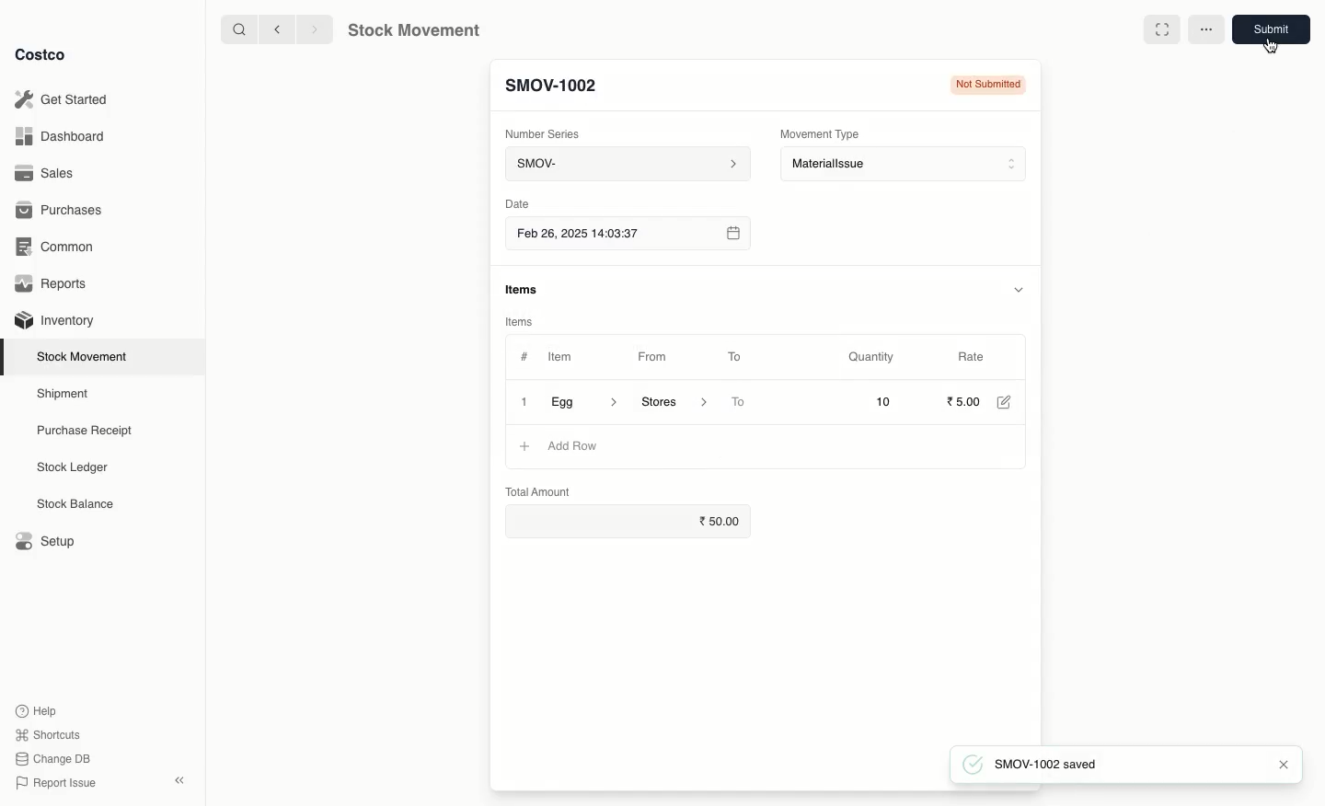 Image resolution: width=1325 pixels, height=806 pixels. What do you see at coordinates (65, 98) in the screenshot?
I see `Get Started` at bounding box center [65, 98].